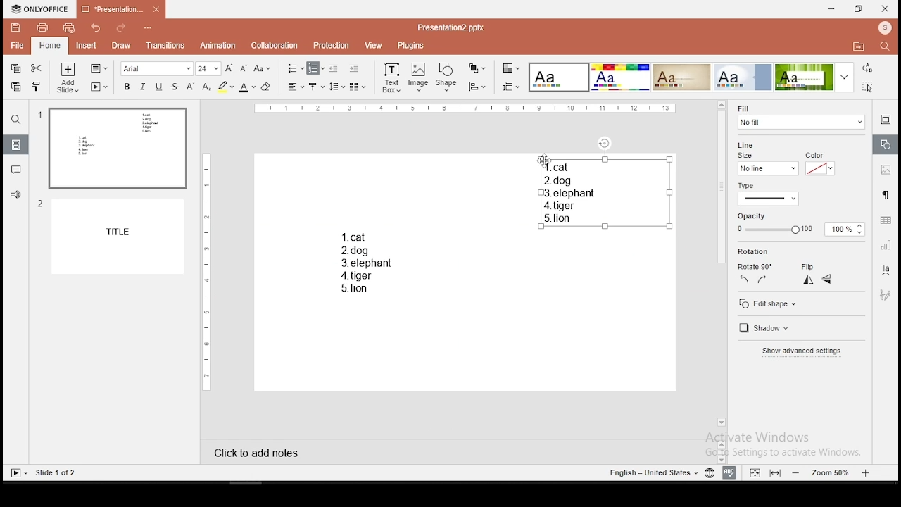  Describe the element at coordinates (242, 67) in the screenshot. I see `decrease font size` at that location.